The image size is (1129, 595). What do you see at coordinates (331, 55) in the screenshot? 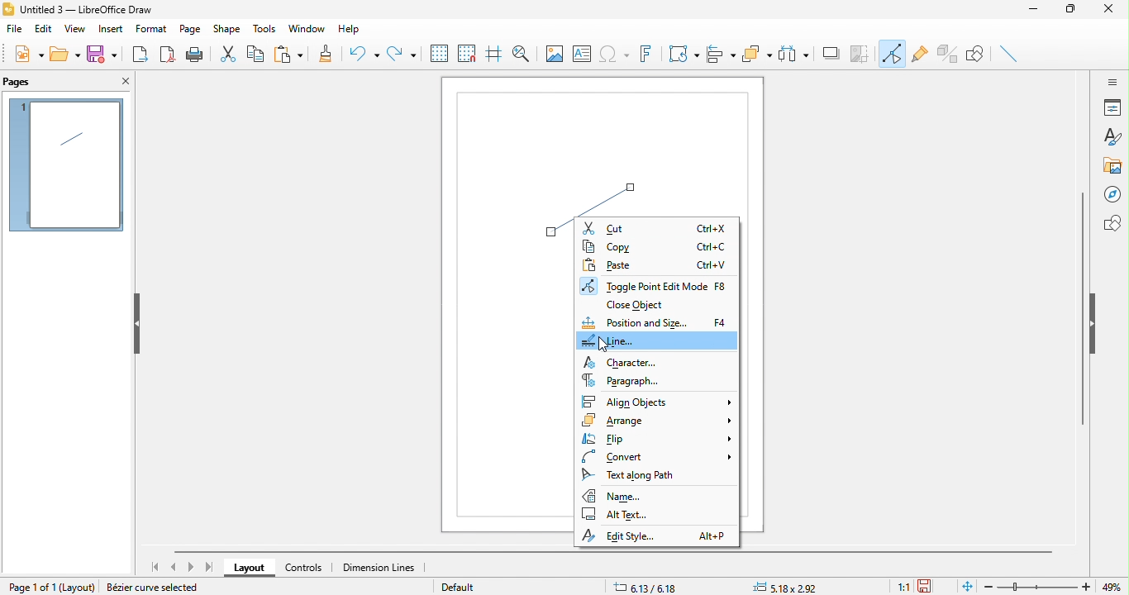
I see `clone formatting` at bounding box center [331, 55].